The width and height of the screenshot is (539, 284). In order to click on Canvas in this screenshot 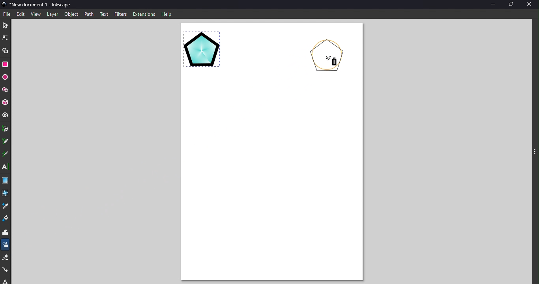, I will do `click(270, 154)`.